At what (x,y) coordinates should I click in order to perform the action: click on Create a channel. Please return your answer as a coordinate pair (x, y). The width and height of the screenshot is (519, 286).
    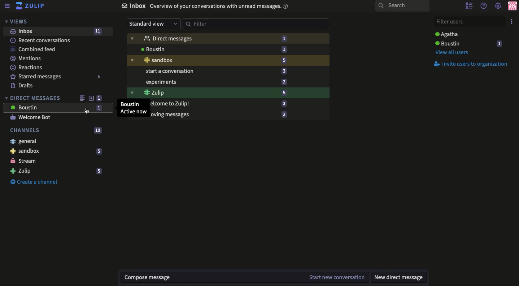
    Looking at the image, I should click on (33, 182).